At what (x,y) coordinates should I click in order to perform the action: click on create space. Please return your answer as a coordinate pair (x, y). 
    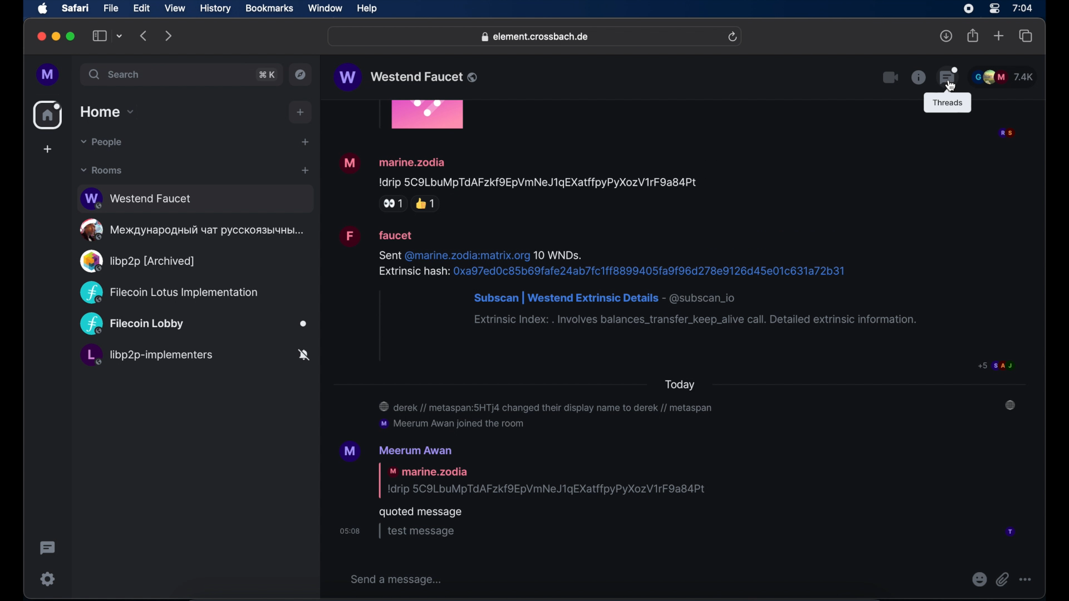
    Looking at the image, I should click on (48, 149).